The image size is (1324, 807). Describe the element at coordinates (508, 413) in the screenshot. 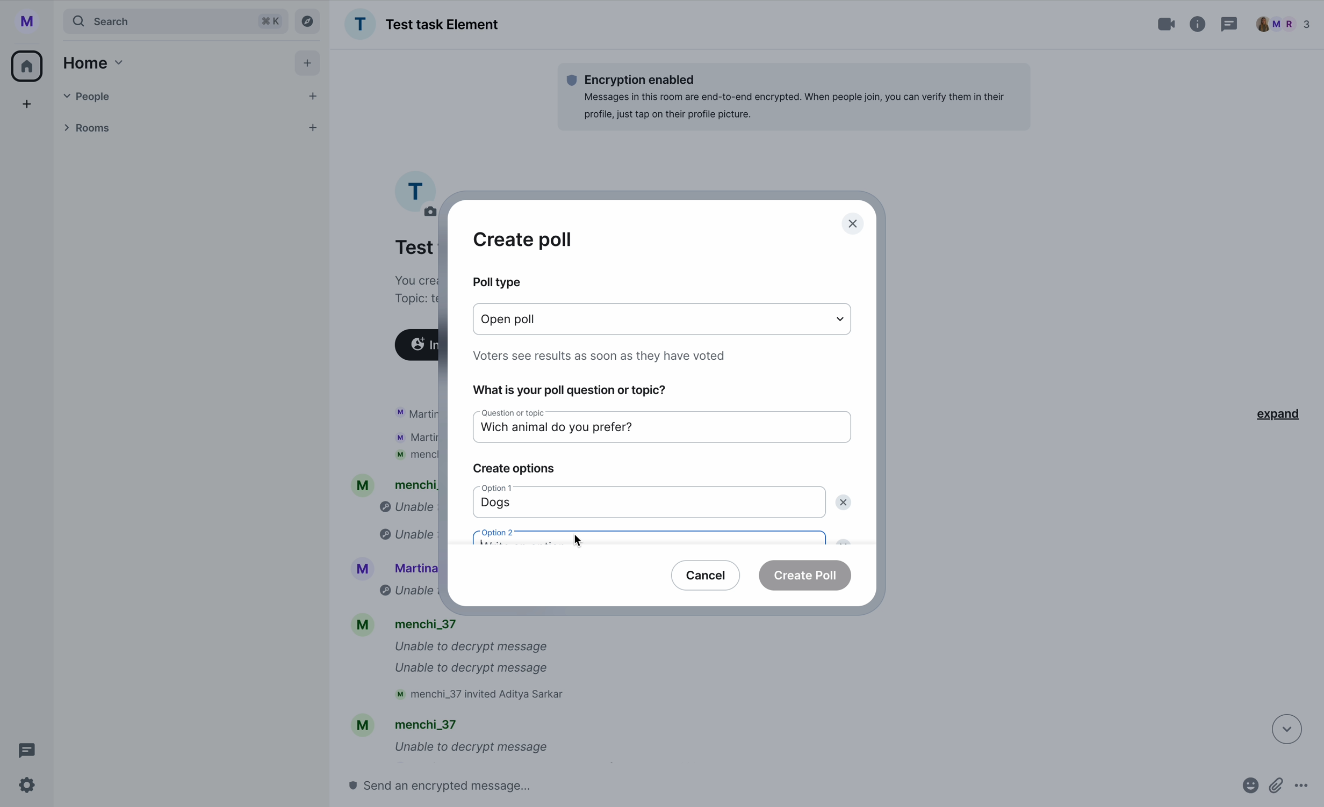

I see `question or topic` at that location.